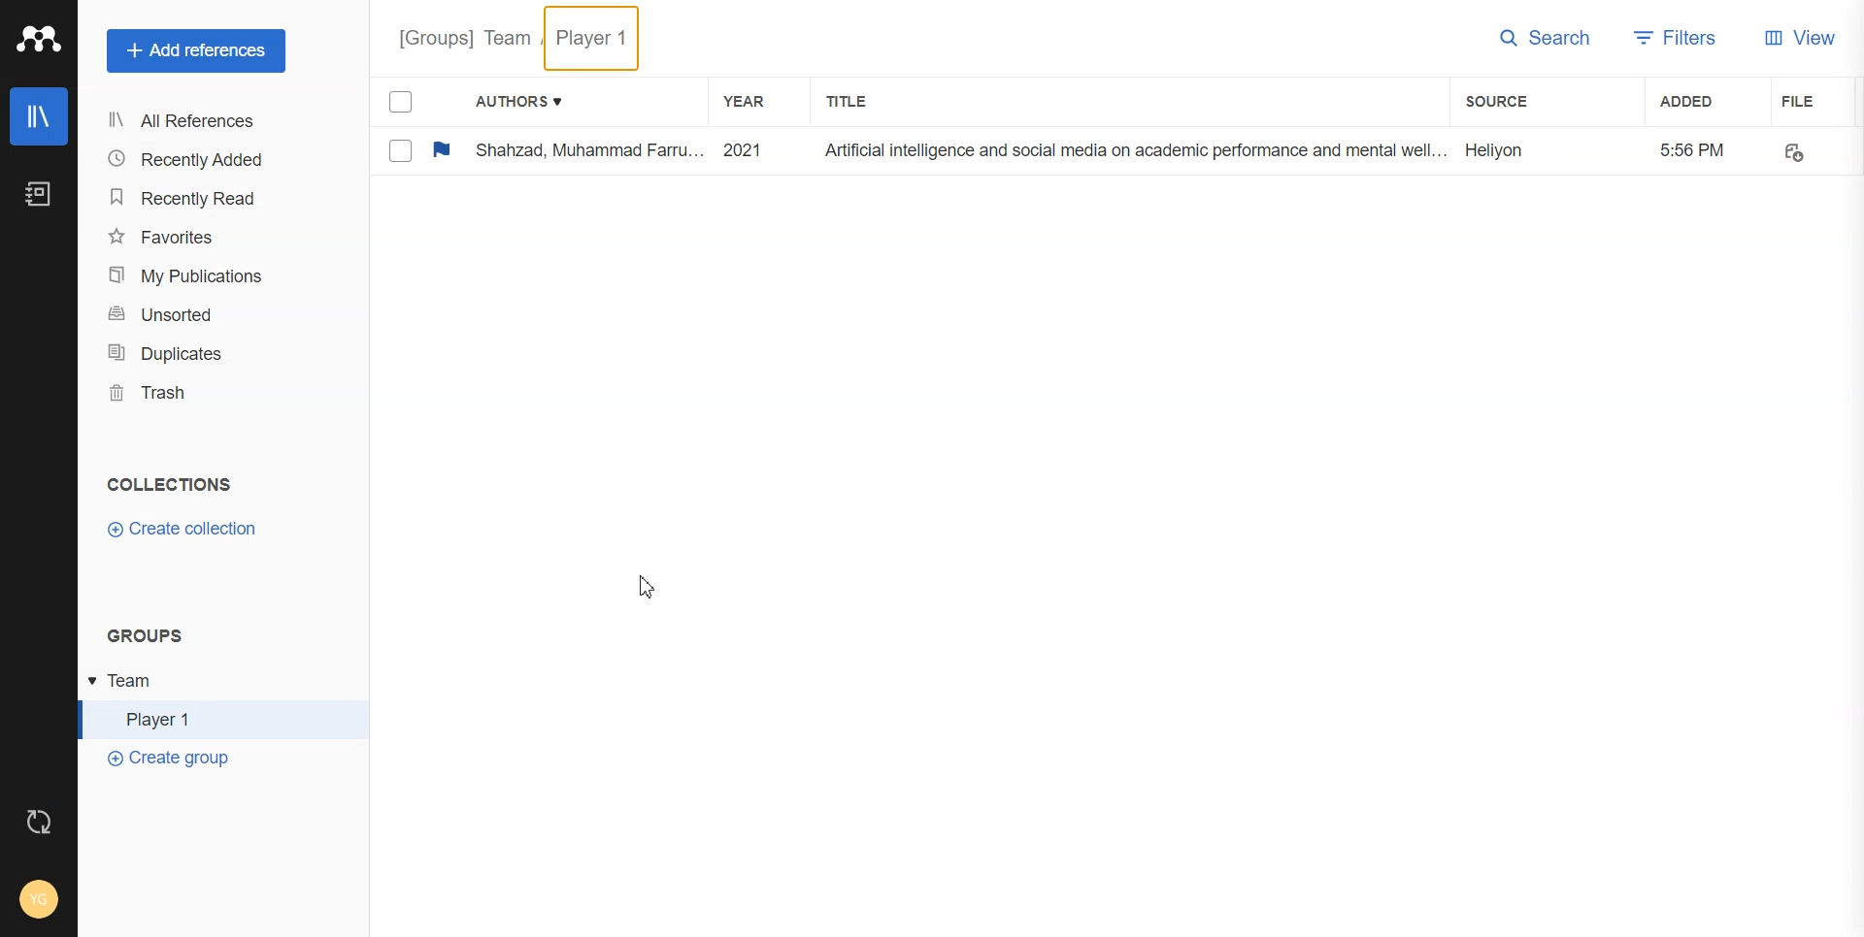 The width and height of the screenshot is (1864, 937). Describe the element at coordinates (1814, 101) in the screenshot. I see `File` at that location.